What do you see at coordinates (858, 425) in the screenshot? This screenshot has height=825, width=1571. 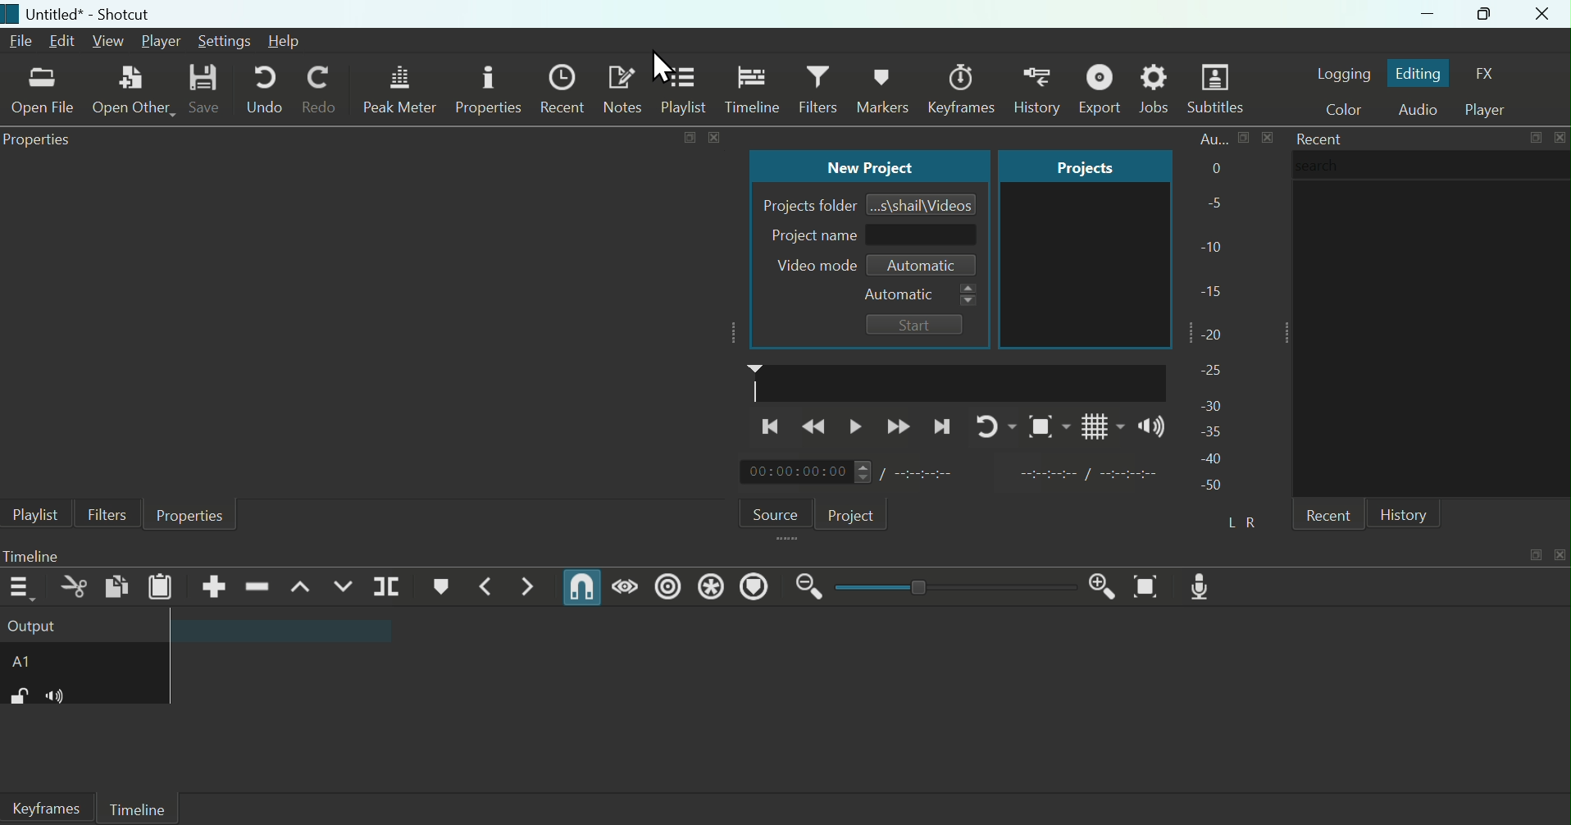 I see `Play/Pause` at bounding box center [858, 425].